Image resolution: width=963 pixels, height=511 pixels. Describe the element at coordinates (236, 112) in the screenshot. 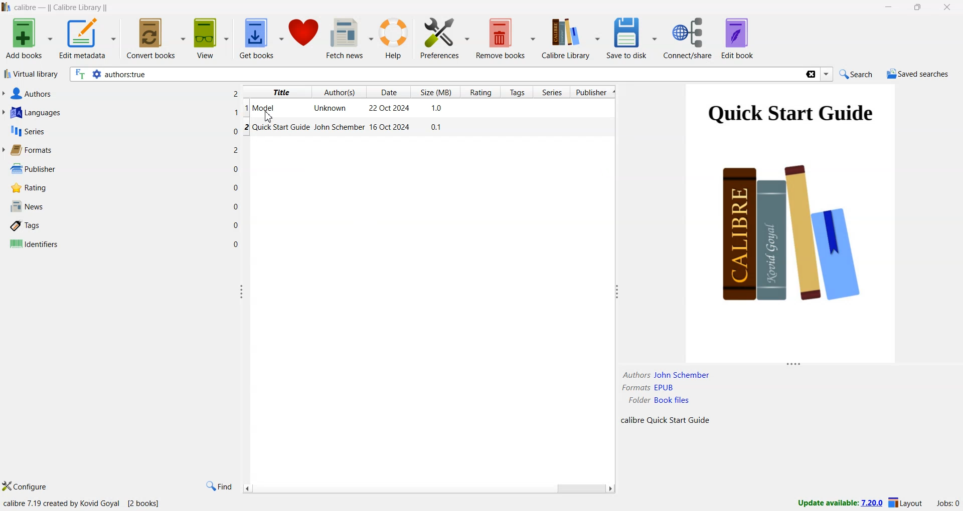

I see `1` at that location.